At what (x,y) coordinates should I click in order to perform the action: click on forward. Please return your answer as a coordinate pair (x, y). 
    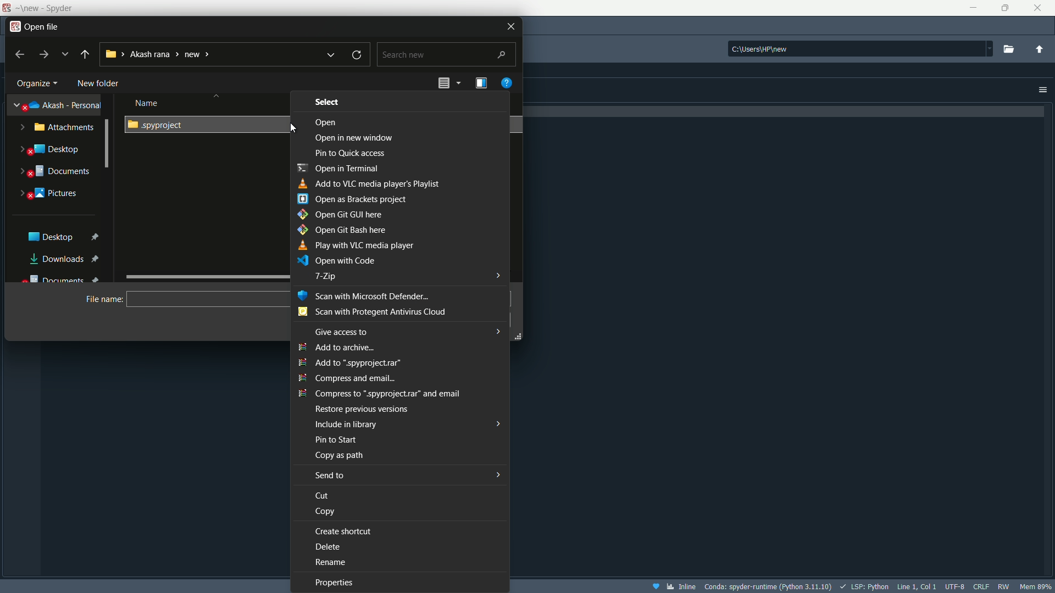
    Looking at the image, I should click on (41, 55).